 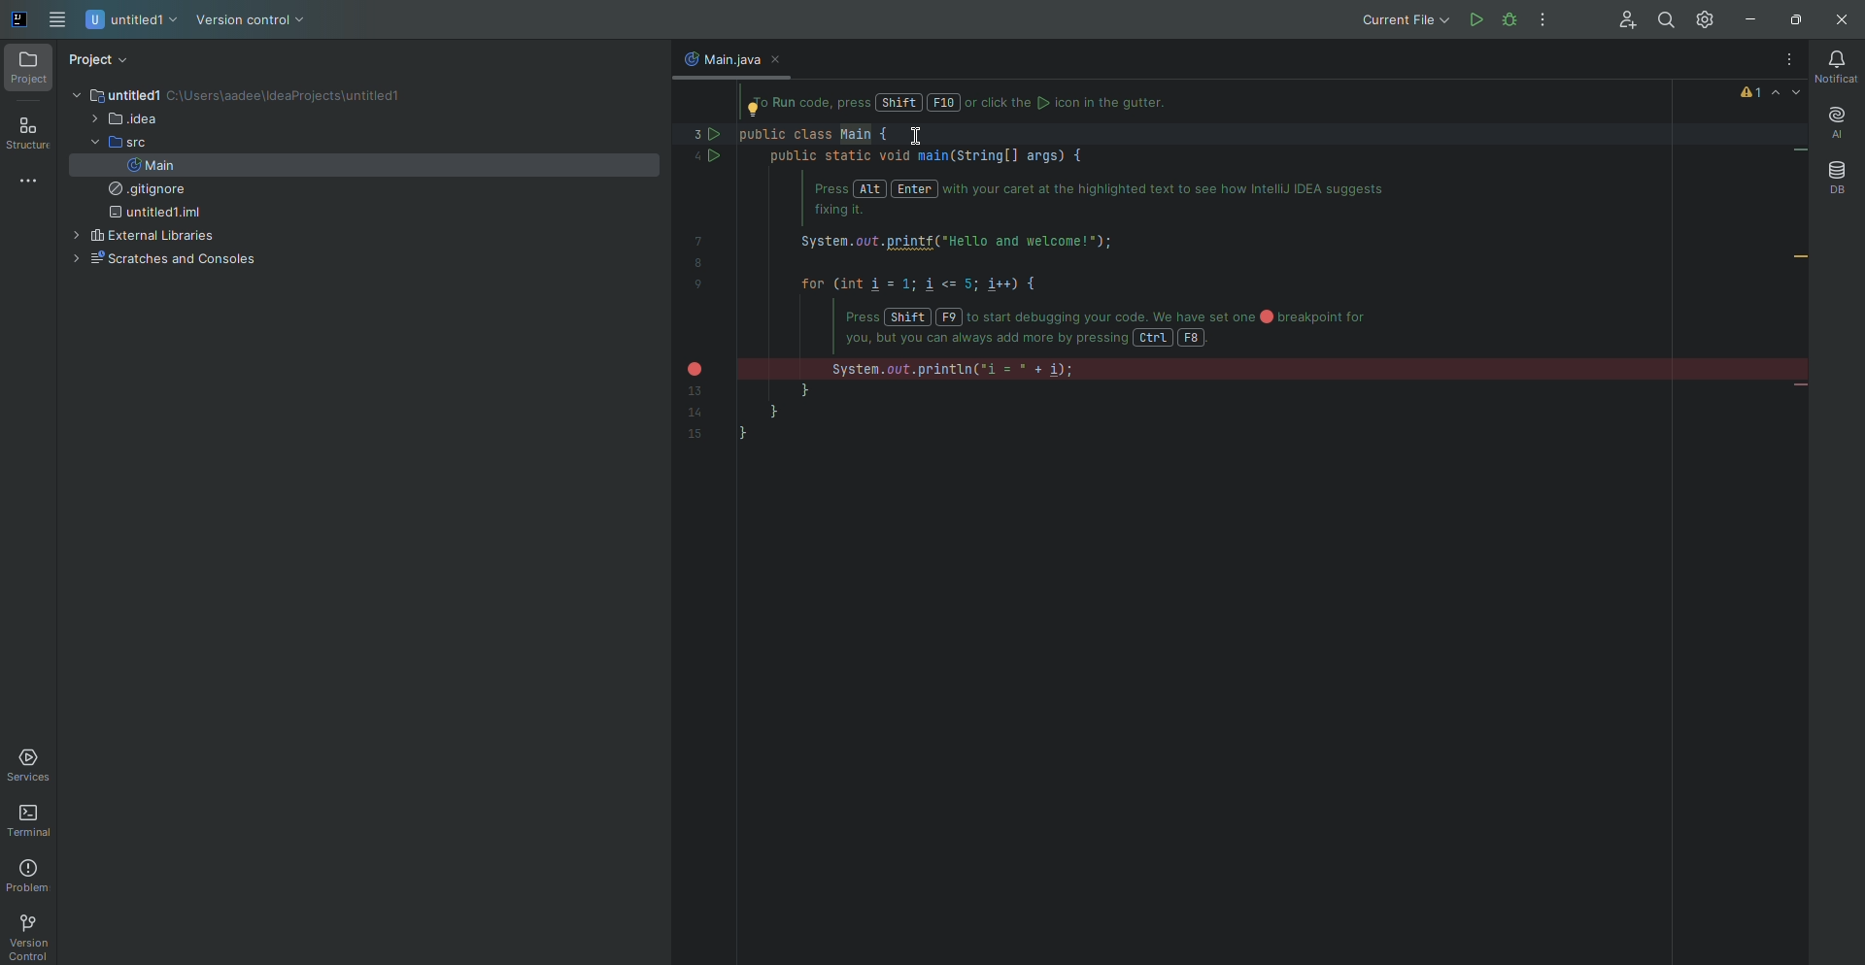 What do you see at coordinates (29, 69) in the screenshot?
I see `Project` at bounding box center [29, 69].